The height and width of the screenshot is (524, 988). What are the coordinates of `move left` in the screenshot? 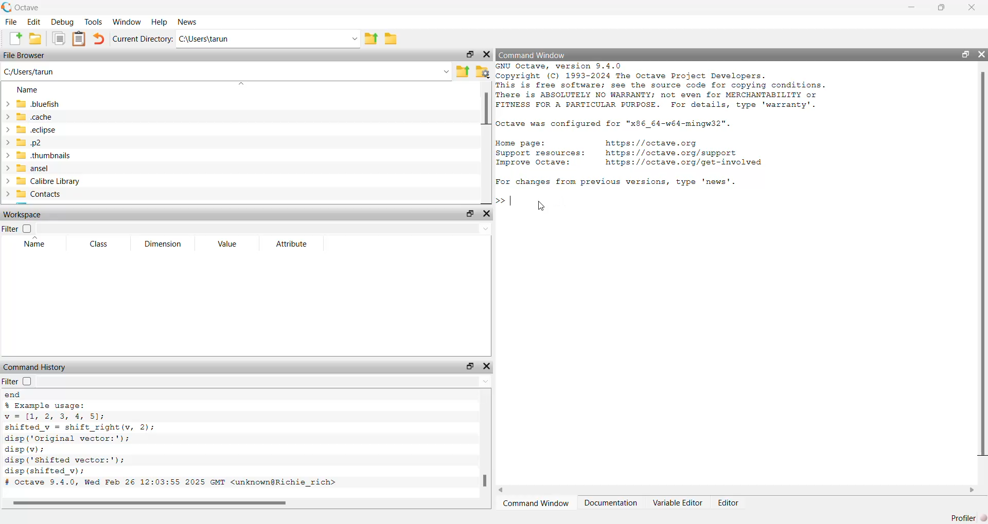 It's located at (506, 489).